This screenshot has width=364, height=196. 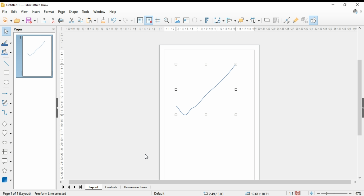 I want to click on zoom and pan, so click(x=167, y=21).